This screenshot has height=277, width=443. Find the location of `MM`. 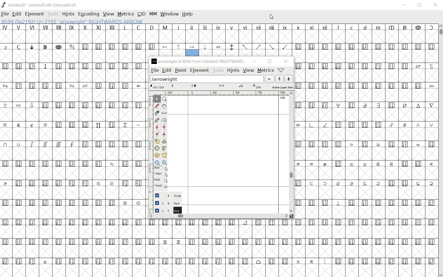

MM is located at coordinates (154, 14).